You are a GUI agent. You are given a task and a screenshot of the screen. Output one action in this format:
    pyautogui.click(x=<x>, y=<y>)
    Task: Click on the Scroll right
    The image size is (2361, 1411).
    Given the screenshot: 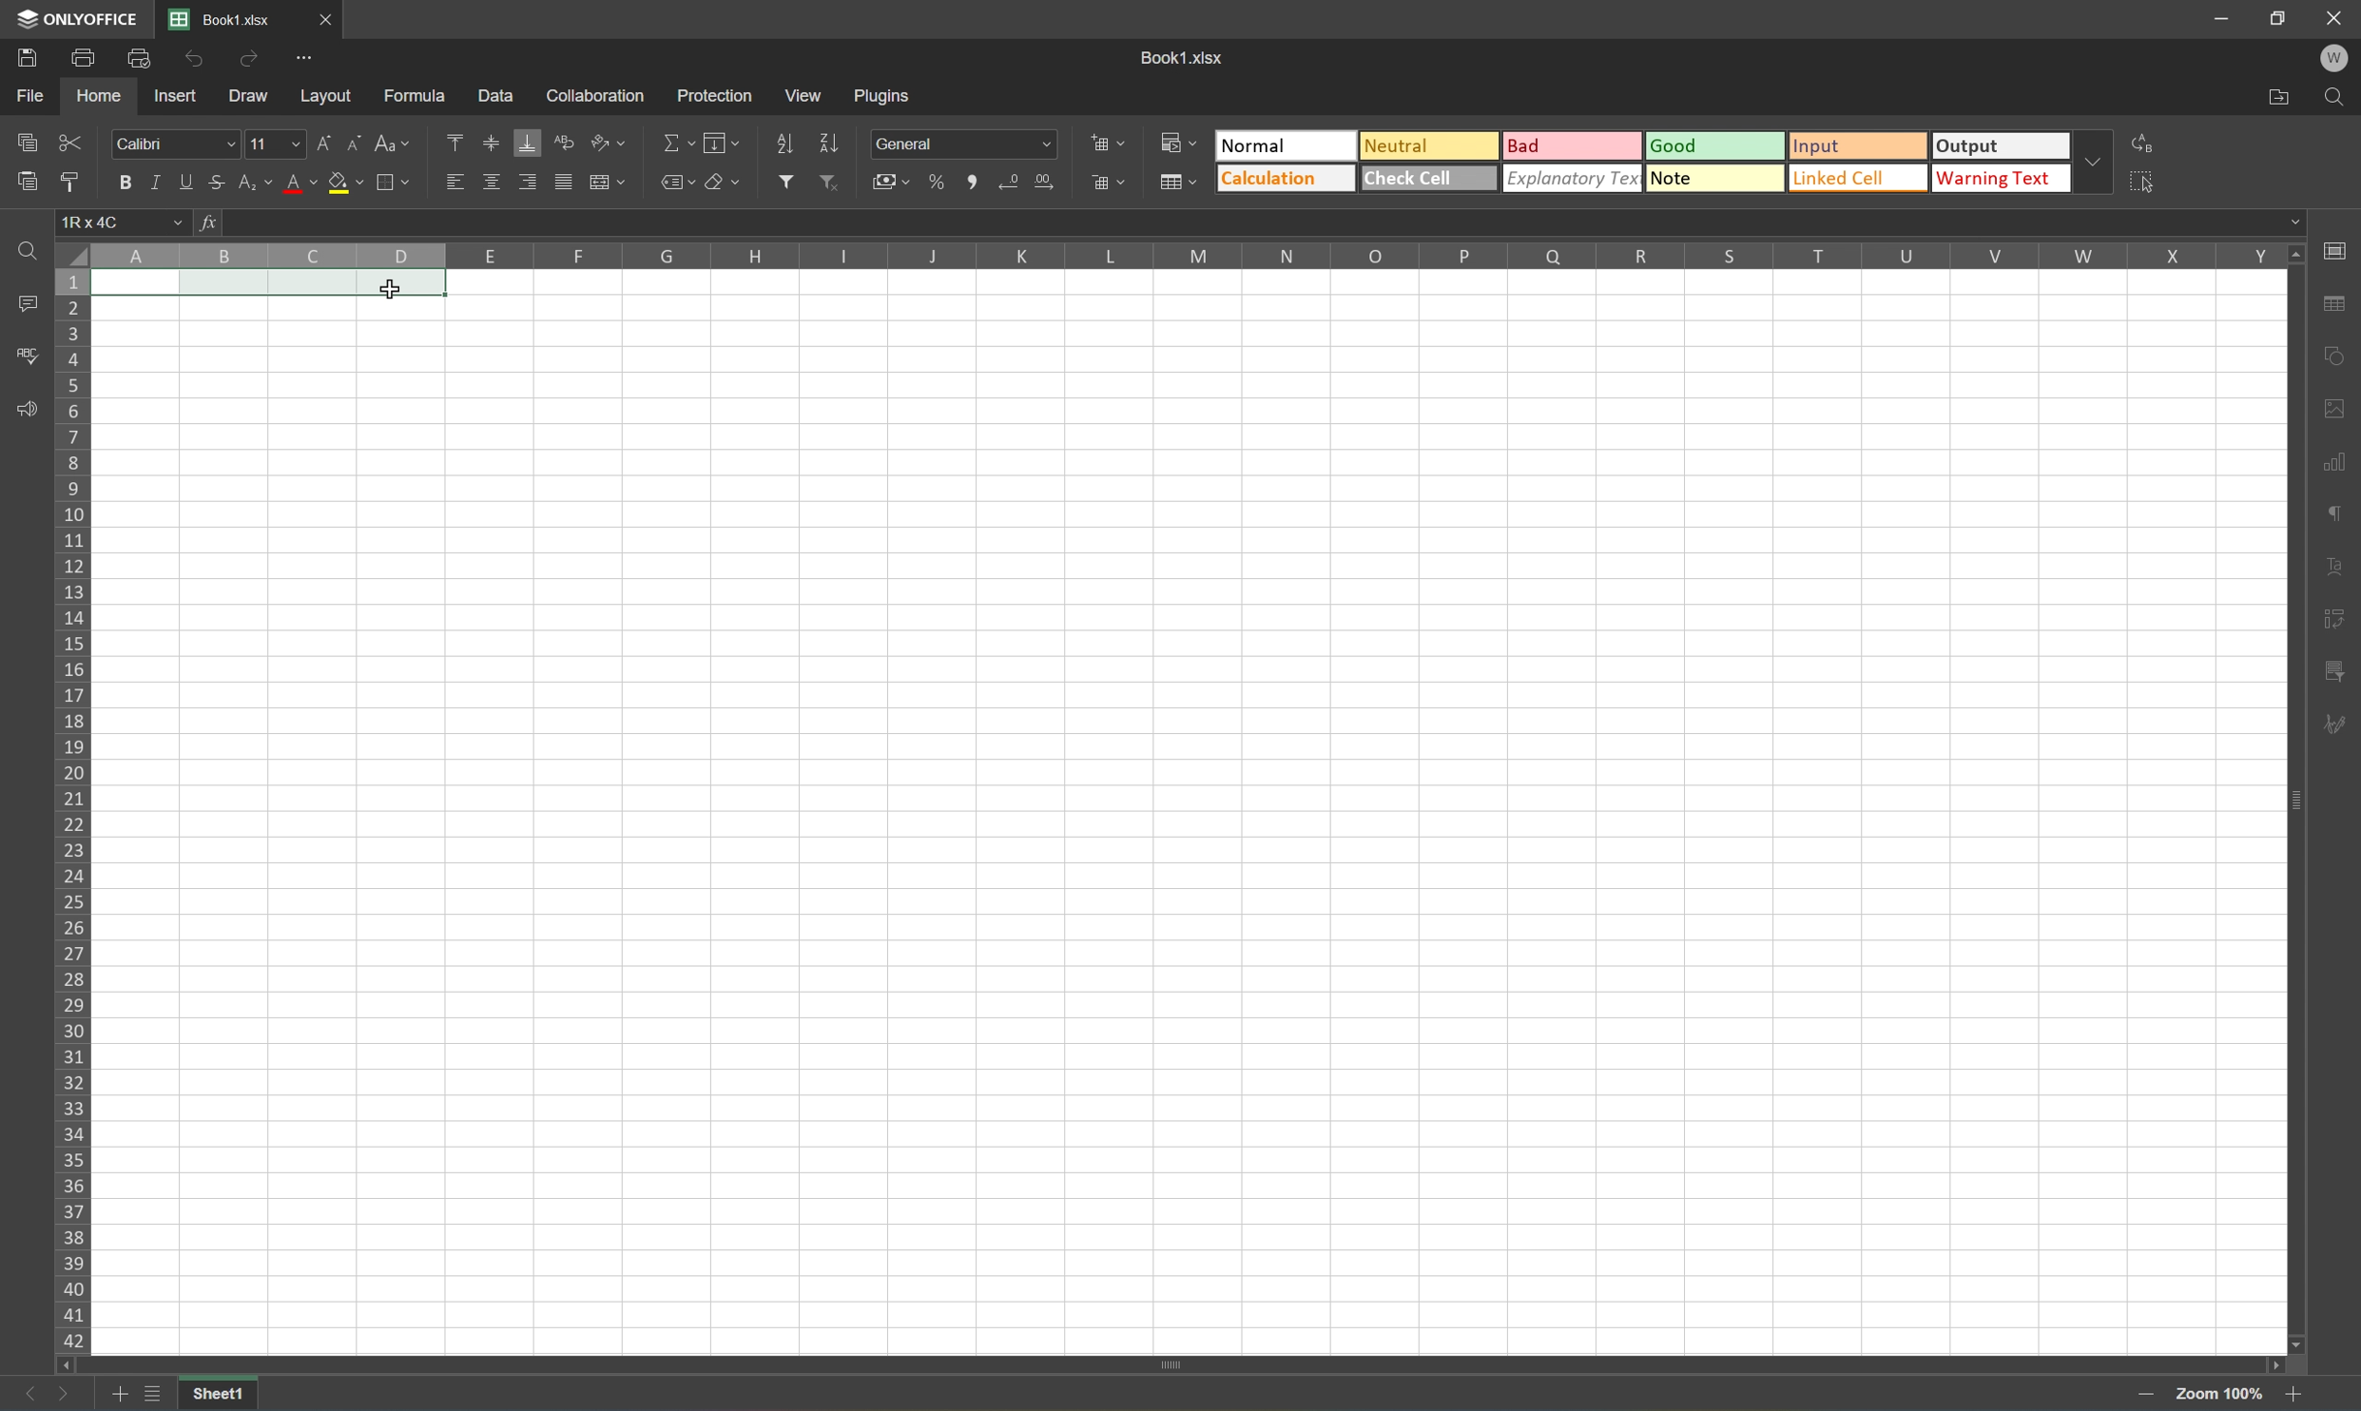 What is the action you would take?
    pyautogui.click(x=2270, y=1361)
    